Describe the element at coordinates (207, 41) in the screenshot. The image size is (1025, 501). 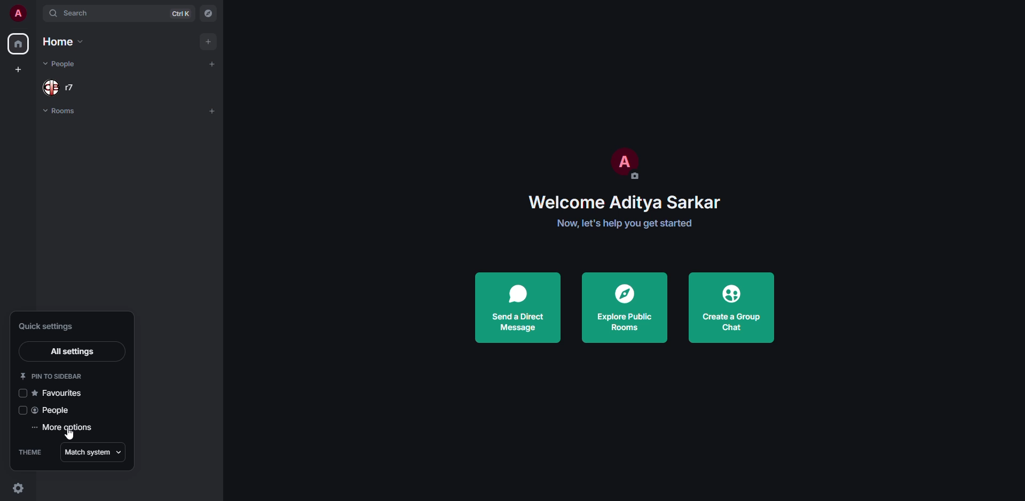
I see `add` at that location.